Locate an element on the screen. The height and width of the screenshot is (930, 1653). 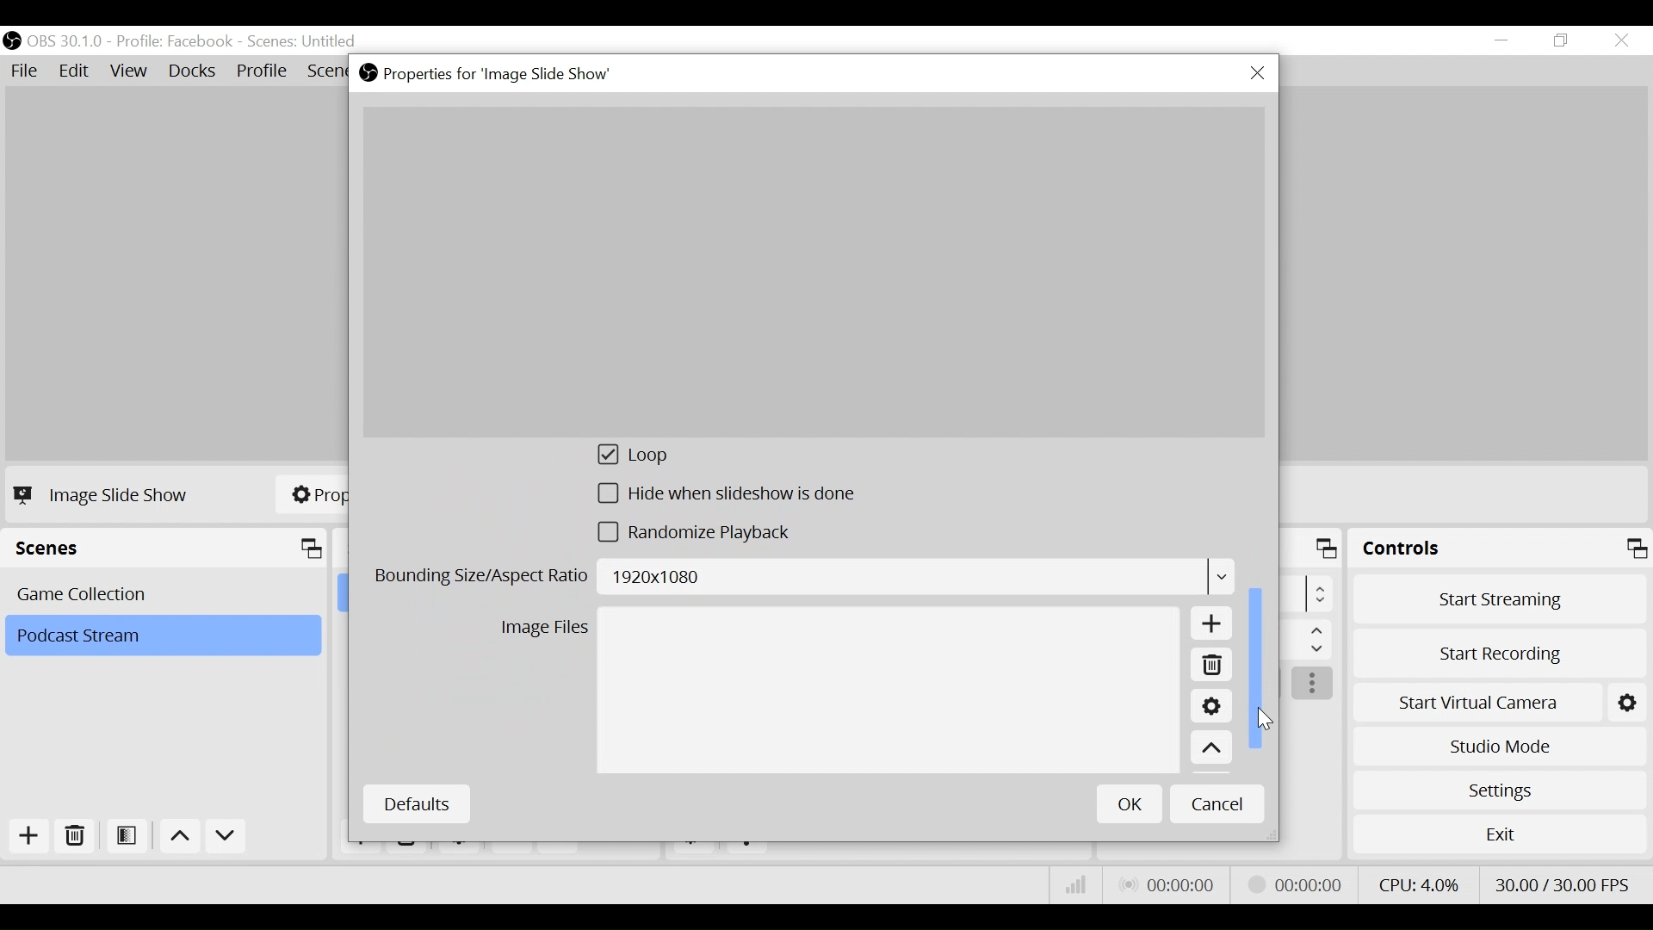
Edit is located at coordinates (76, 71).